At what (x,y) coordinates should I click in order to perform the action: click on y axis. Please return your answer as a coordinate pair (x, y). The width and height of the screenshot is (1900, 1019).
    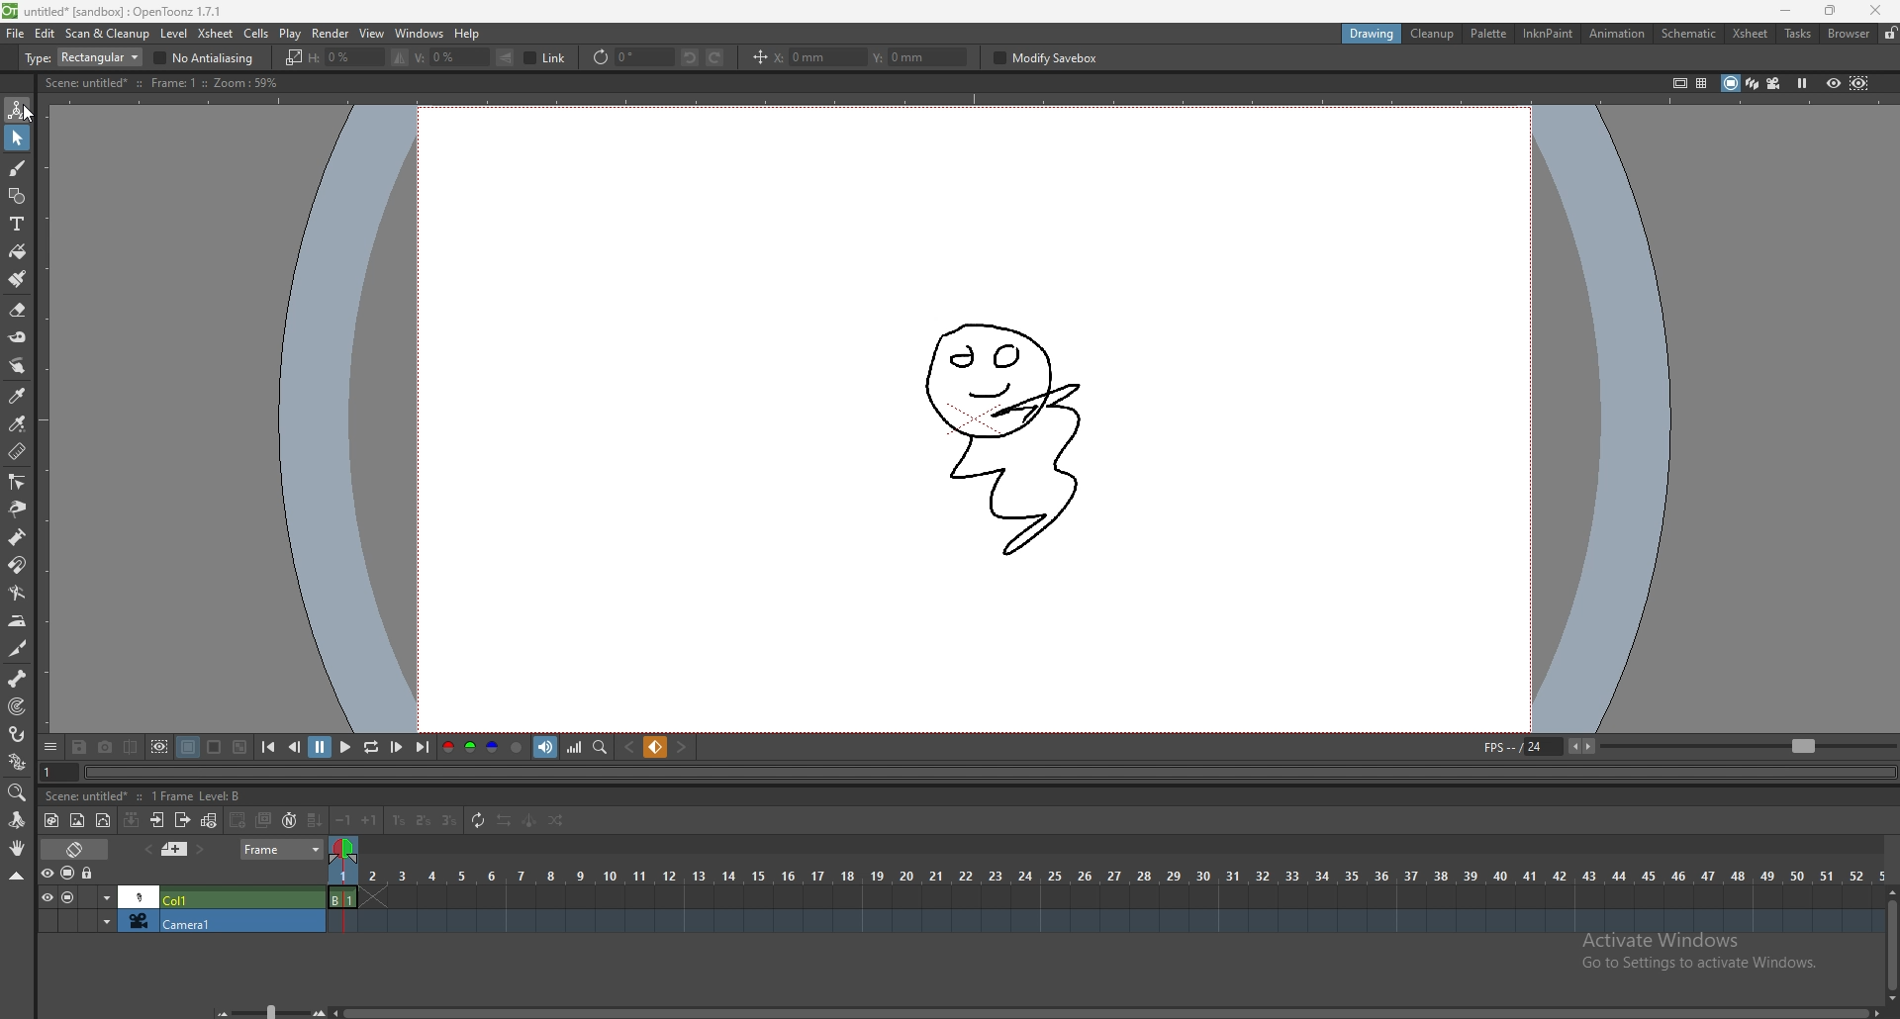
    Looking at the image, I should click on (921, 57).